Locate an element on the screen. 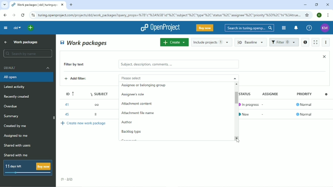 The image size is (333, 187). Open quick add menu is located at coordinates (31, 28).